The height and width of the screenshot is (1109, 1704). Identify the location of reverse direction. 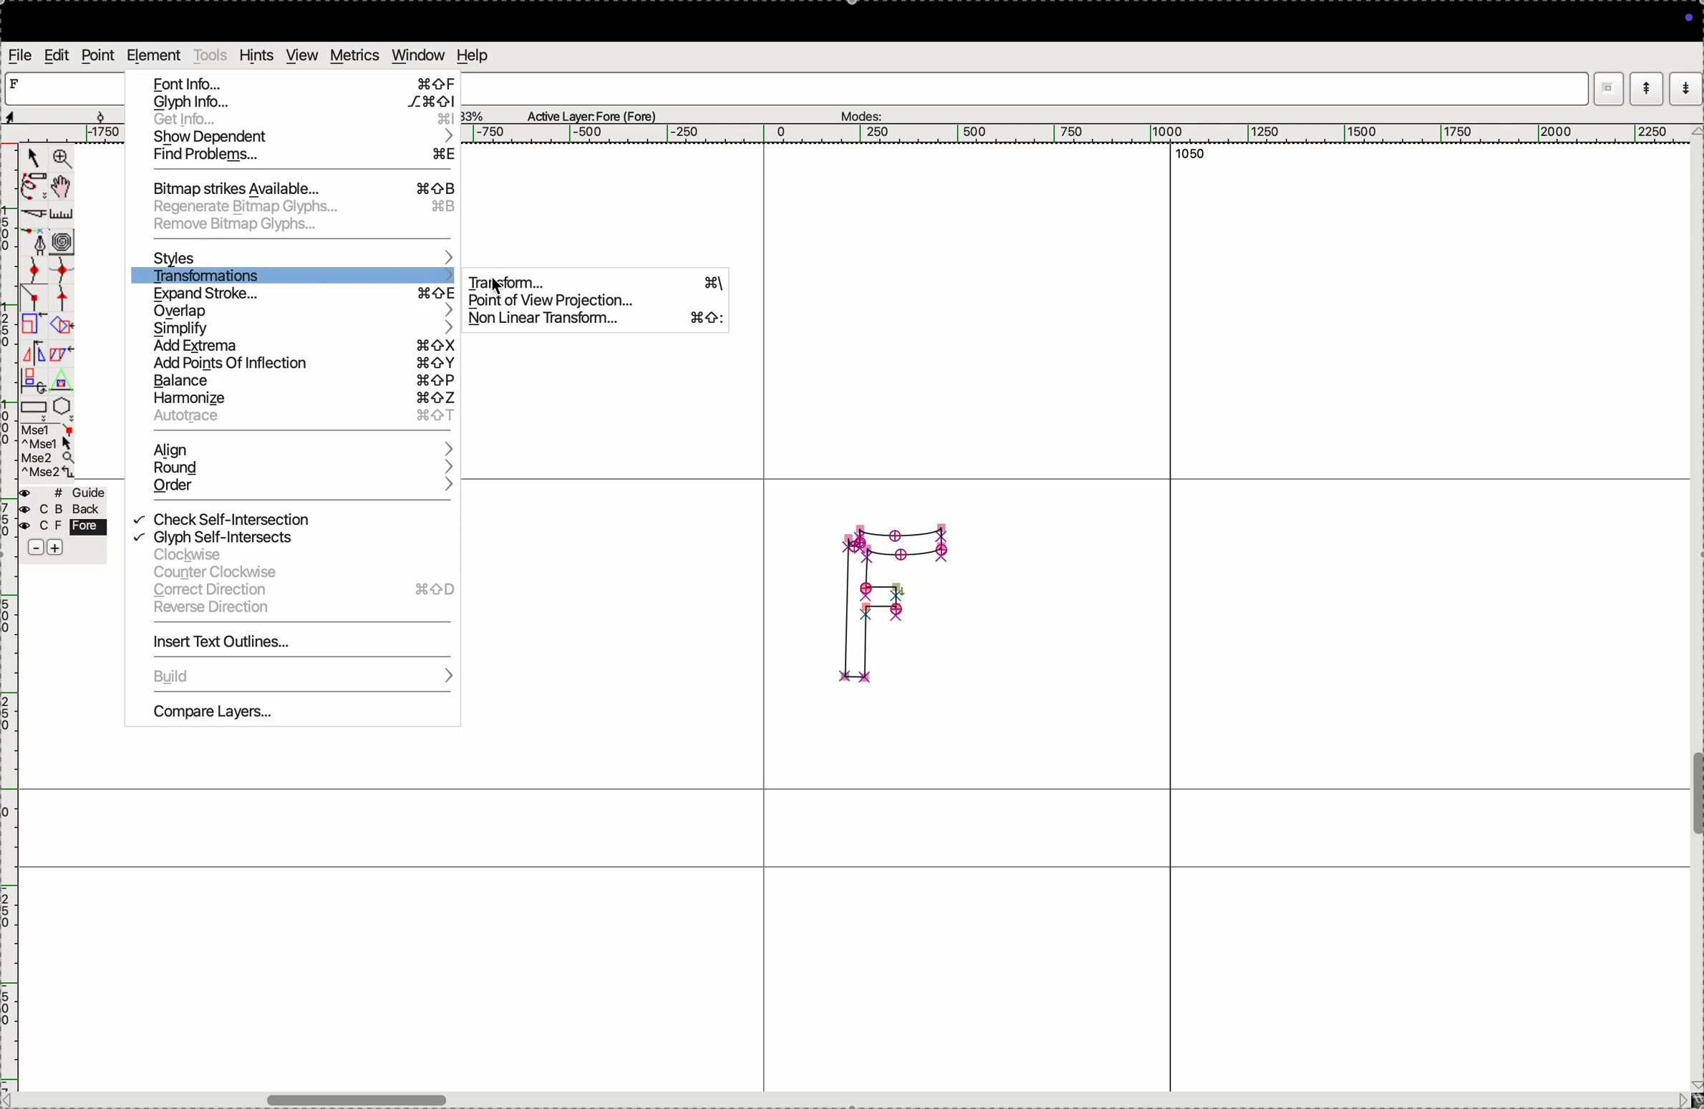
(299, 609).